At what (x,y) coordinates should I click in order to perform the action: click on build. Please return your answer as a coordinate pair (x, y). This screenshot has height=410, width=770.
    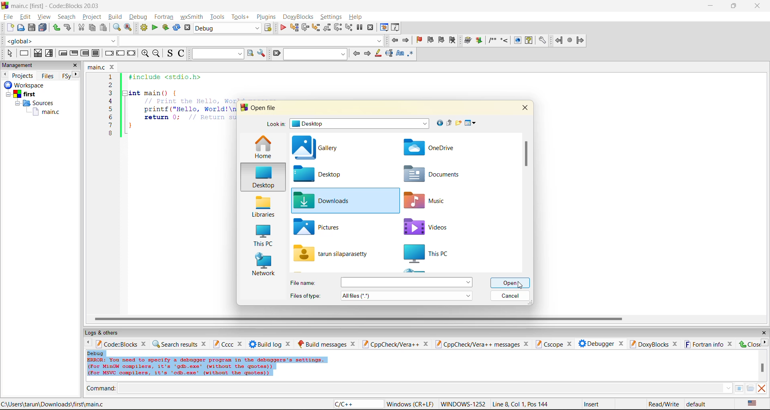
    Looking at the image, I should click on (144, 28).